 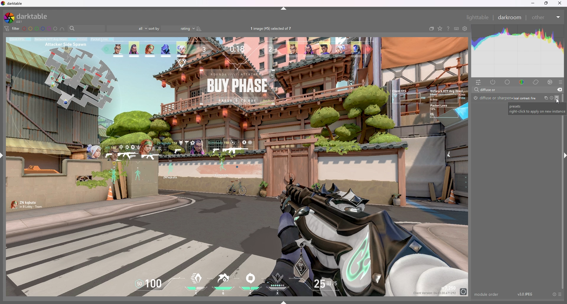 What do you see at coordinates (505, 98) in the screenshot?
I see `diffuse or sharpen` at bounding box center [505, 98].